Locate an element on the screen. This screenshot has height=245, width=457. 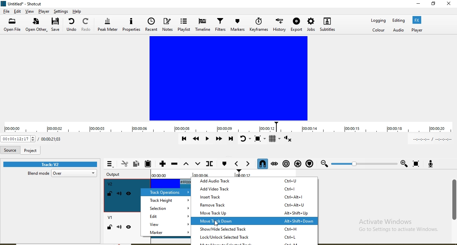
Record audio is located at coordinates (431, 163).